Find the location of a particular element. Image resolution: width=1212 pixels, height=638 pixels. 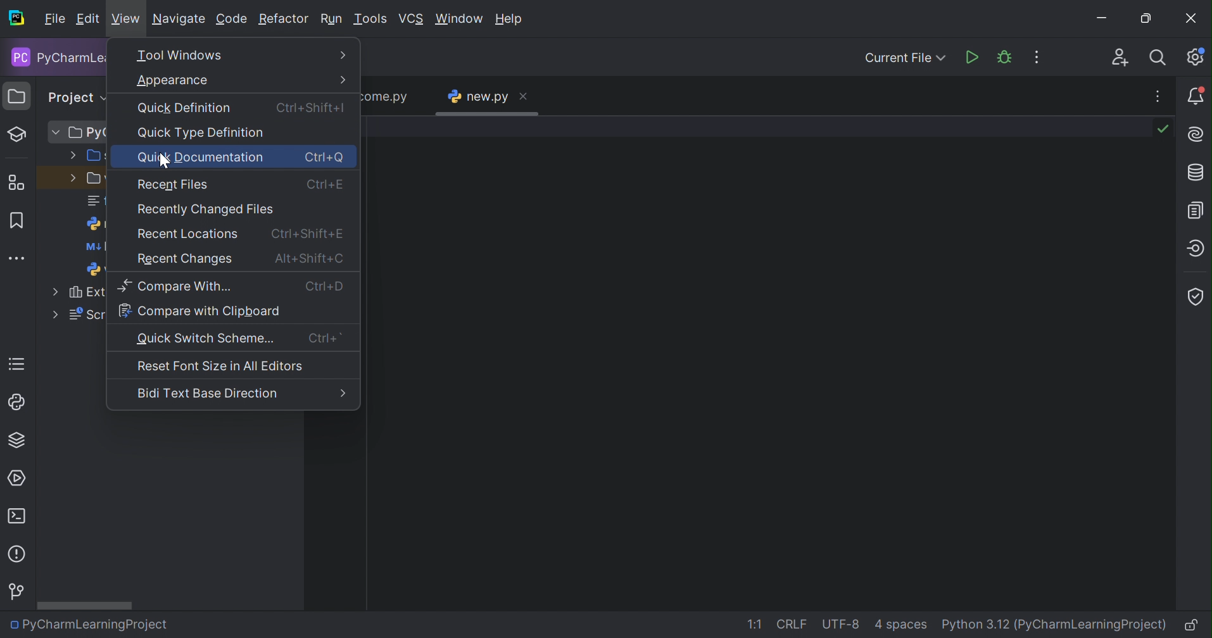

Python Packages is located at coordinates (15, 442).